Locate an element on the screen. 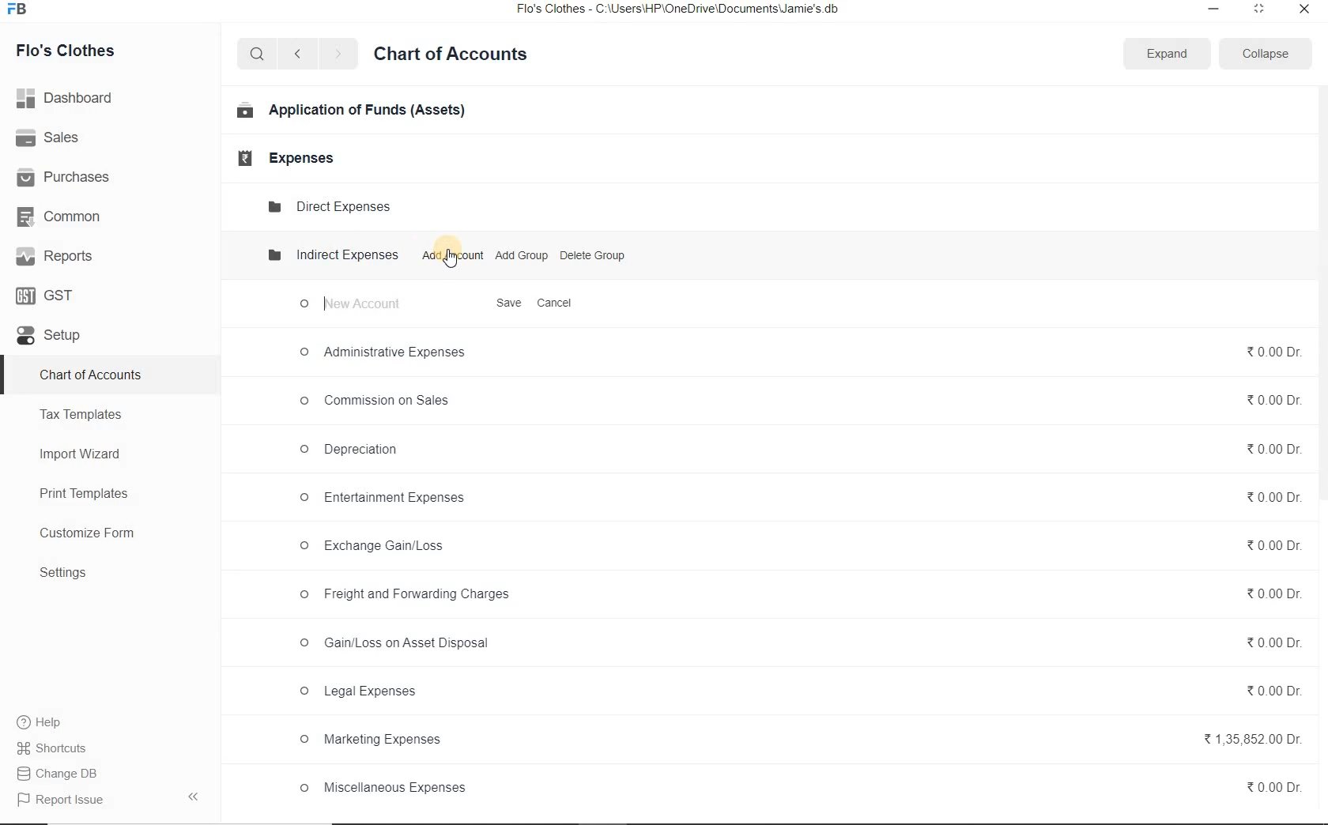 The image size is (1328, 825). Report Issue is located at coordinates (57, 801).